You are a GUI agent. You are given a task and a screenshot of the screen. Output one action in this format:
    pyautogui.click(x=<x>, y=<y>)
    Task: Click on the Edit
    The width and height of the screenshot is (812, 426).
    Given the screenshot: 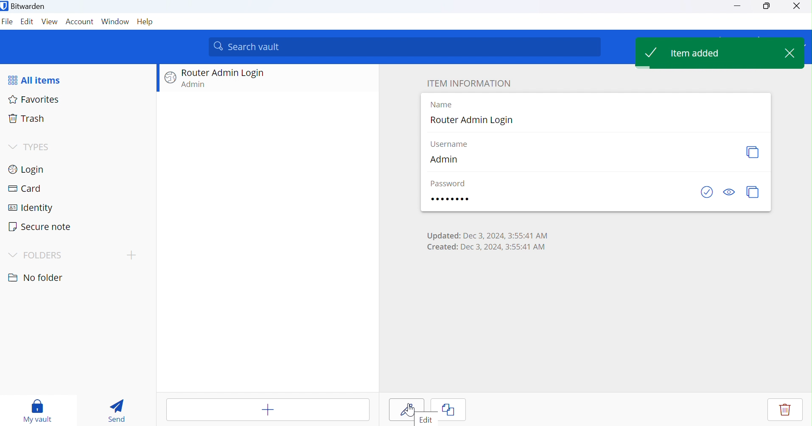 What is the action you would take?
    pyautogui.click(x=28, y=22)
    